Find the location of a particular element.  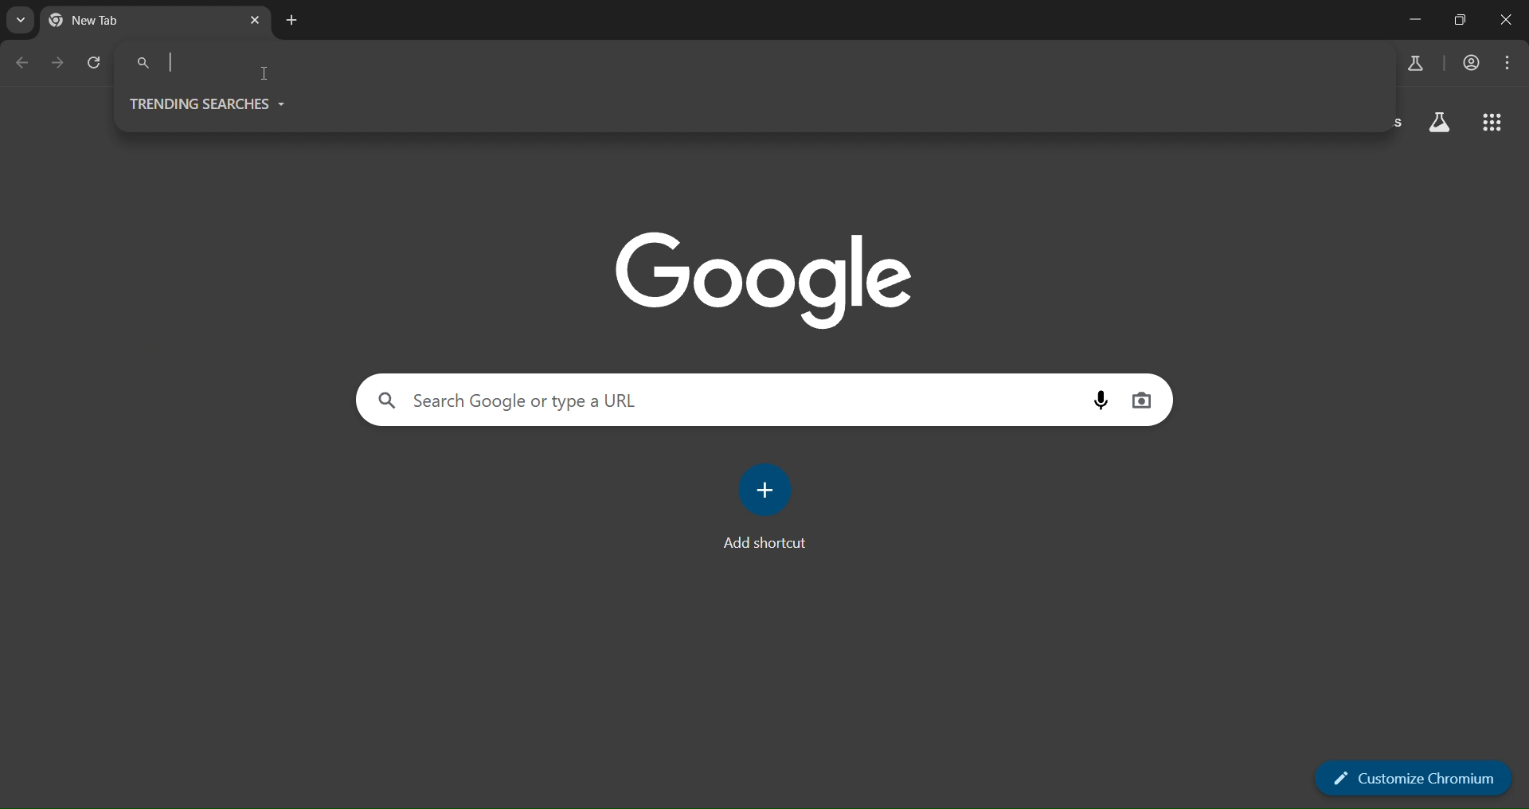

search panel is located at coordinates (715, 399).